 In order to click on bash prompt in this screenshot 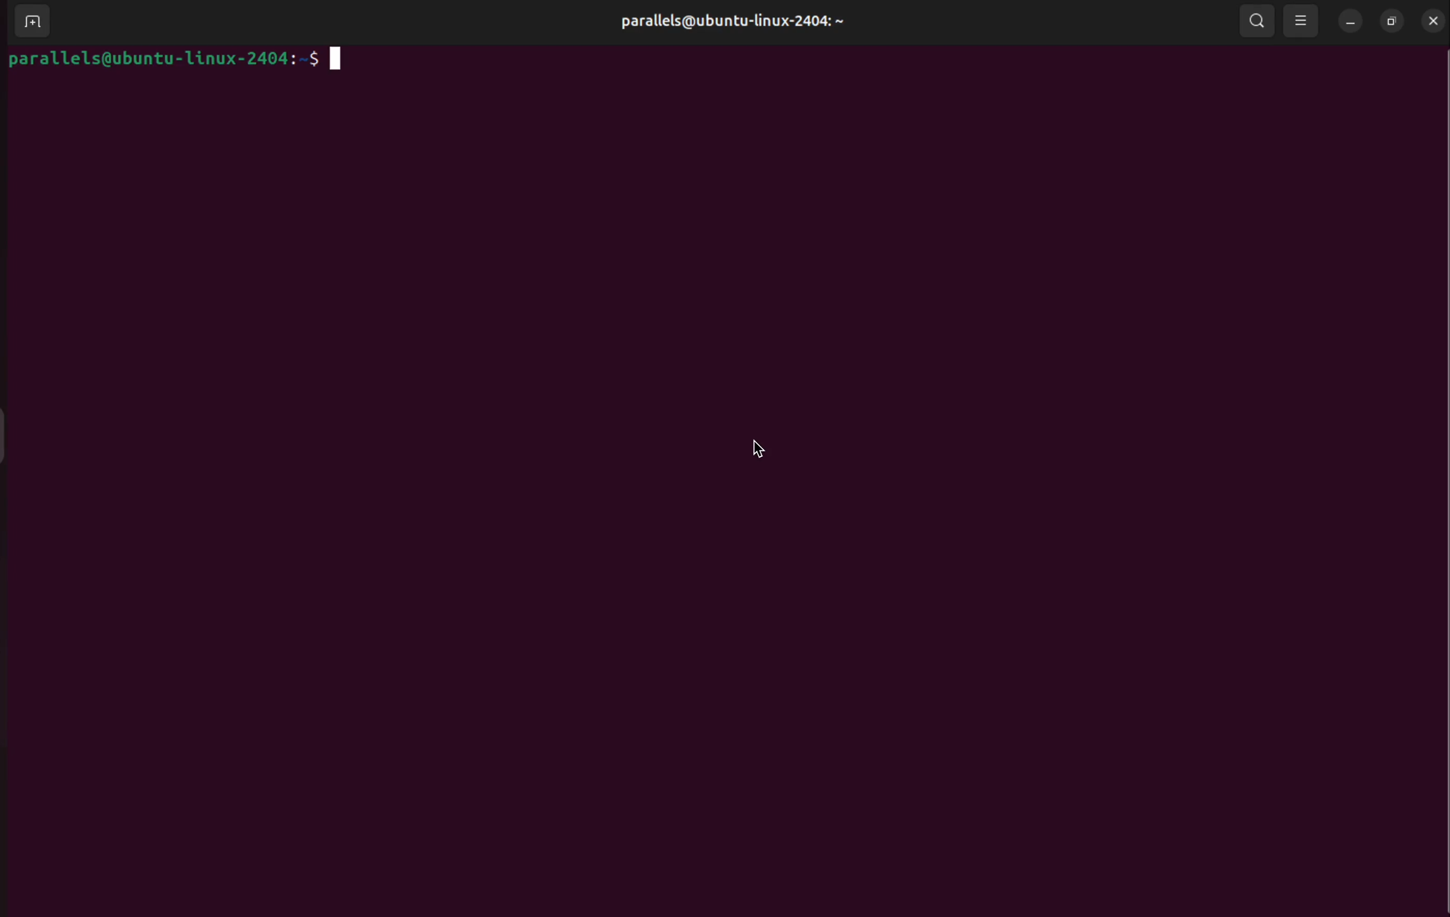, I will do `click(169, 60)`.